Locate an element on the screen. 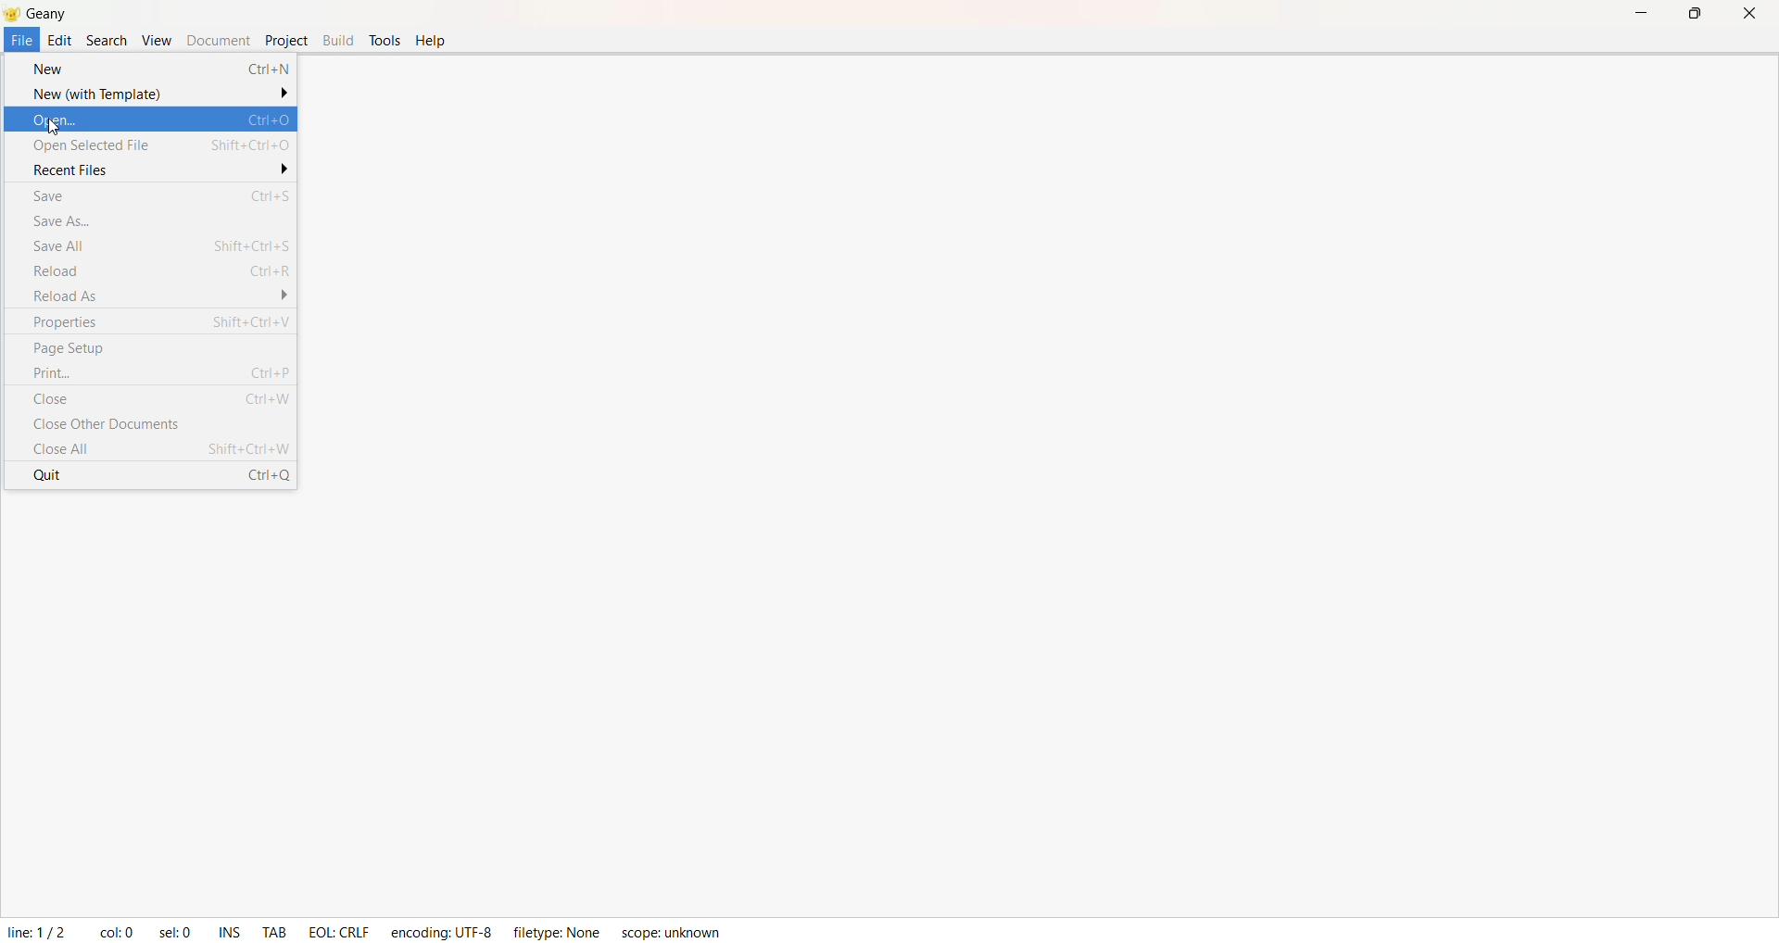  Title is located at coordinates (52, 15).